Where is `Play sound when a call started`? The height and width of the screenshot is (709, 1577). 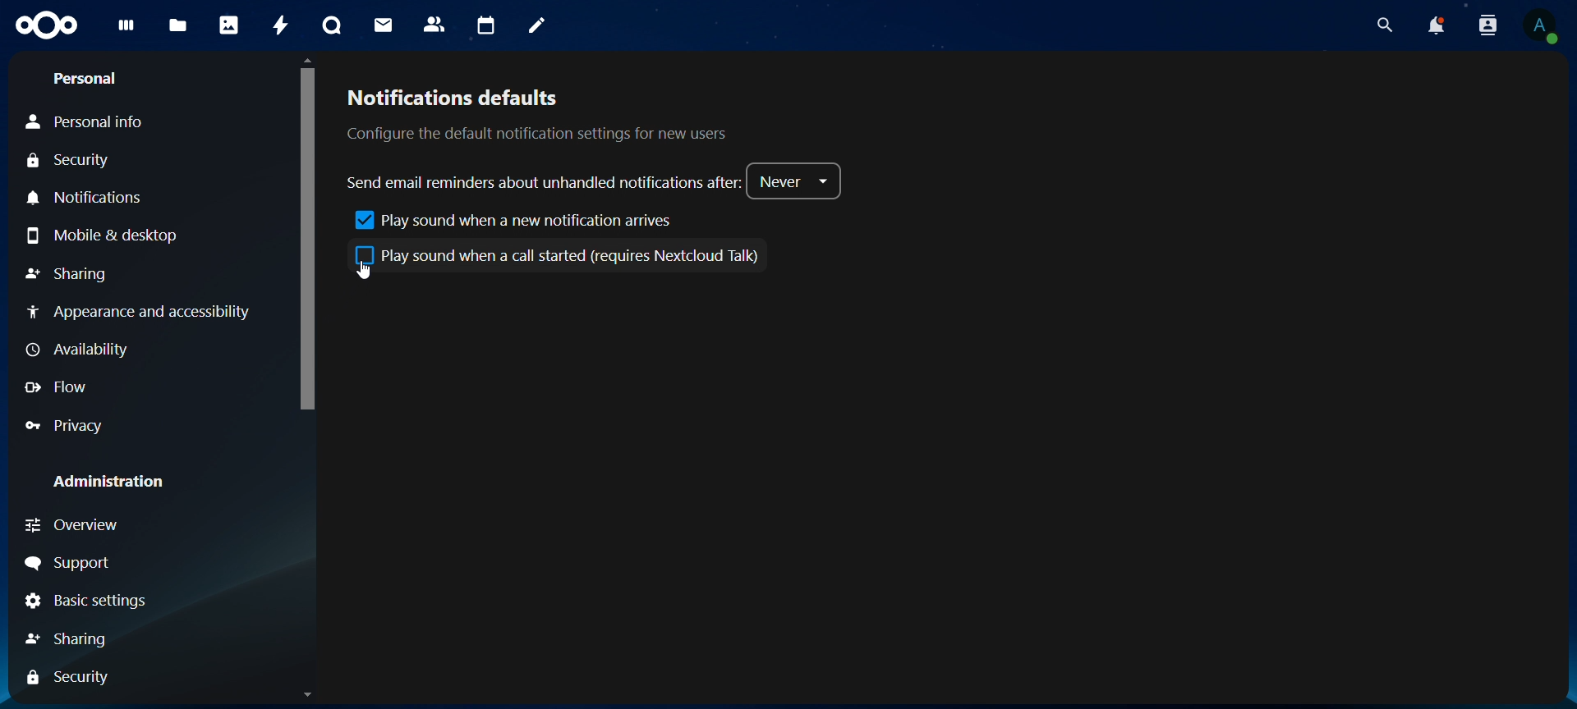 Play sound when a call started is located at coordinates (559, 254).